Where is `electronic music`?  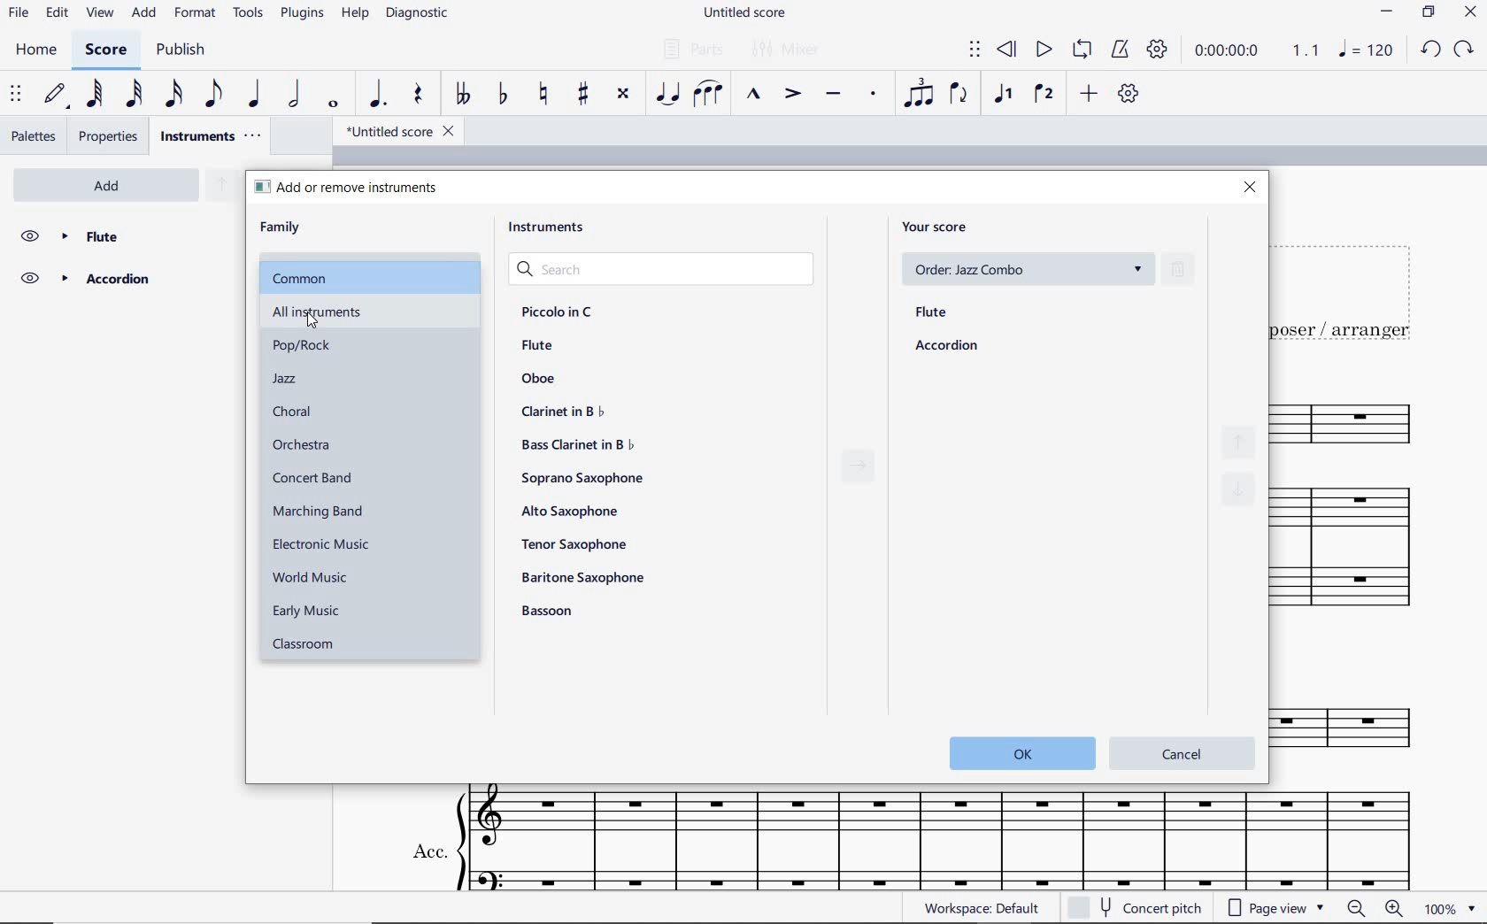 electronic music is located at coordinates (327, 543).